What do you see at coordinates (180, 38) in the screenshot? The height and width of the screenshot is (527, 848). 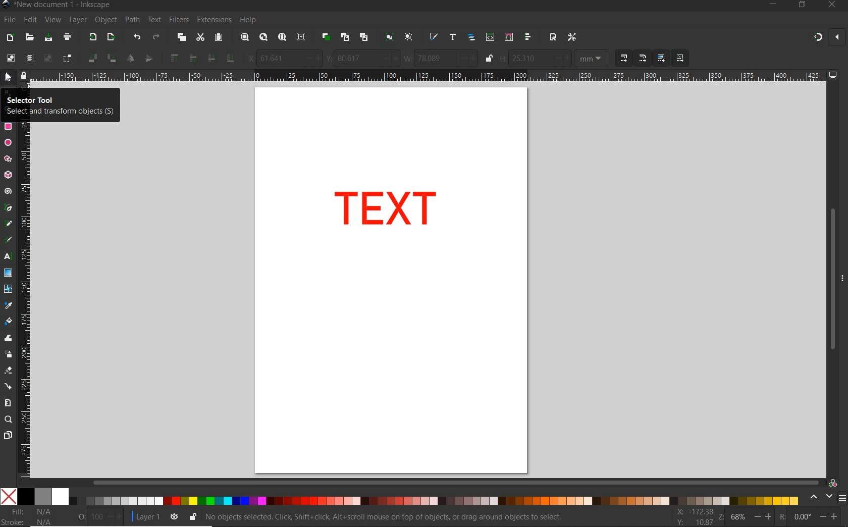 I see `copy` at bounding box center [180, 38].